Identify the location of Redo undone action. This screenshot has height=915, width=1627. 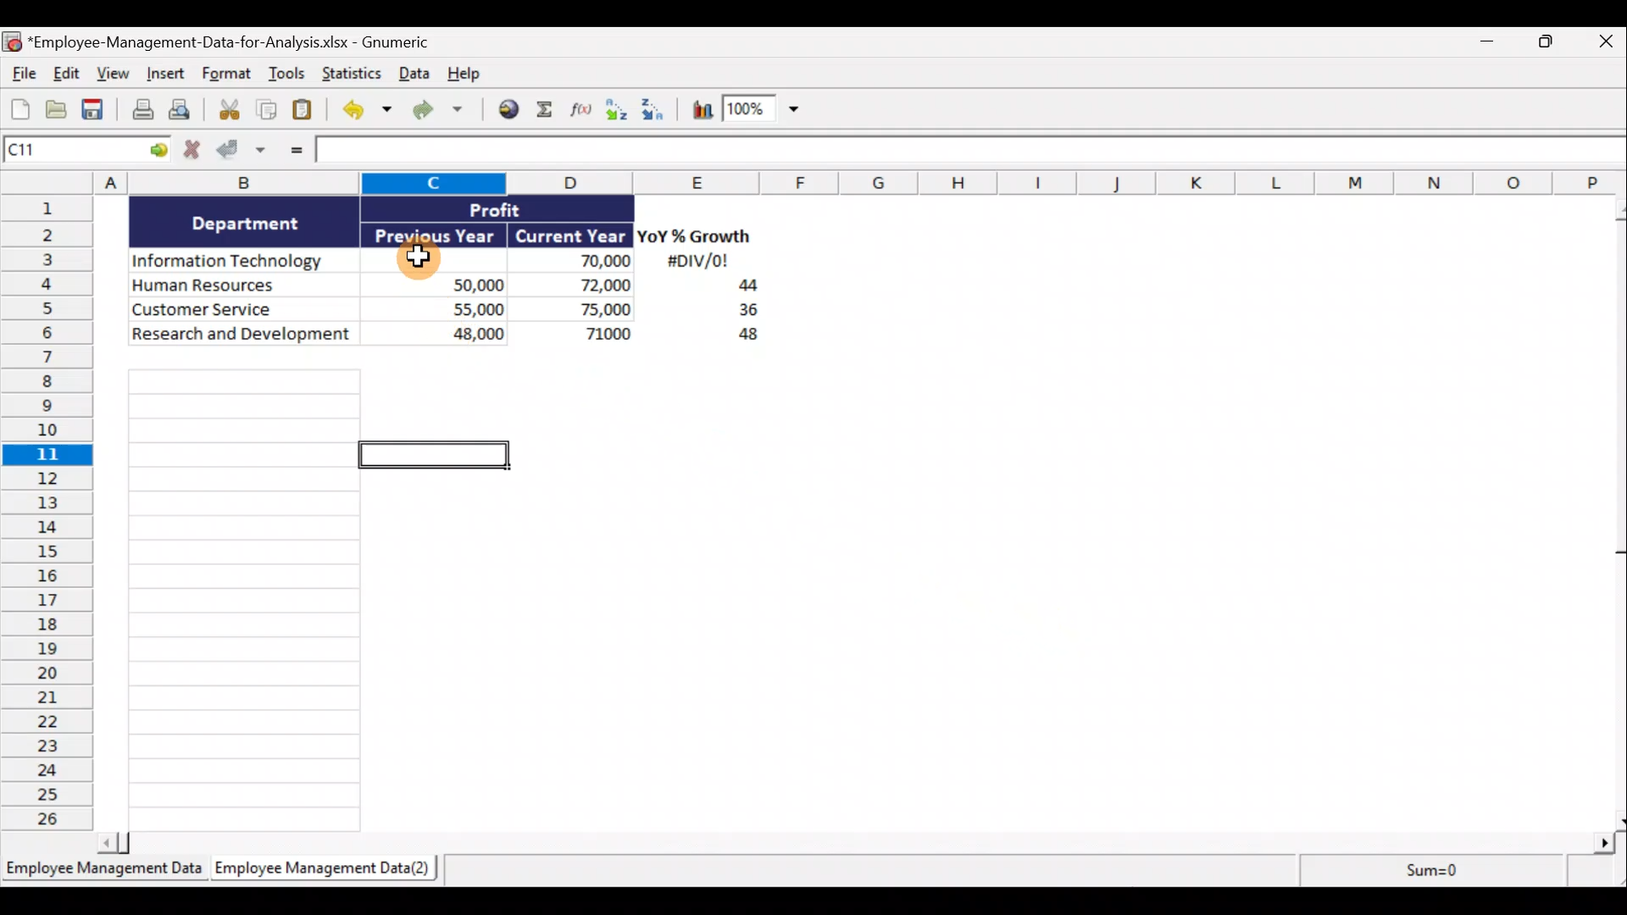
(445, 110).